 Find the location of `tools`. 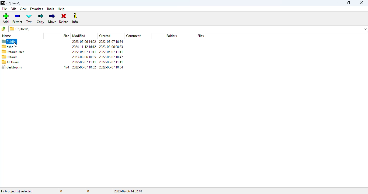

tools is located at coordinates (51, 9).